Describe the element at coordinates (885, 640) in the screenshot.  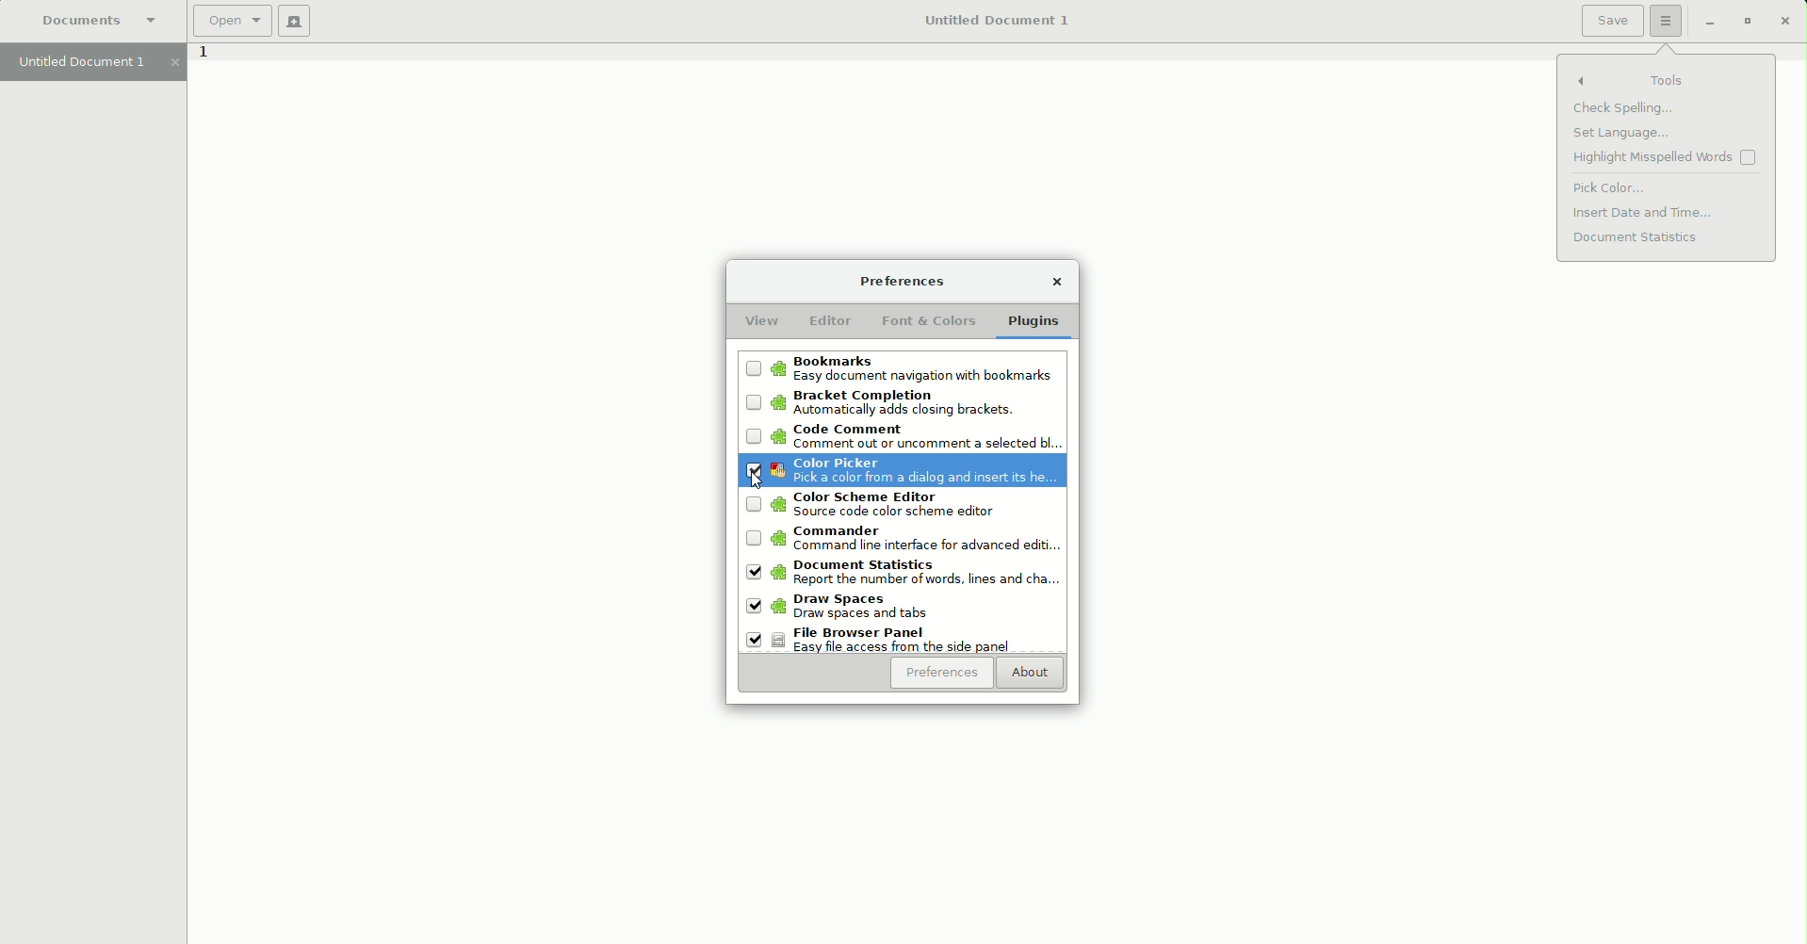
I see `File browser panel: Easy file access from the side panel` at that location.